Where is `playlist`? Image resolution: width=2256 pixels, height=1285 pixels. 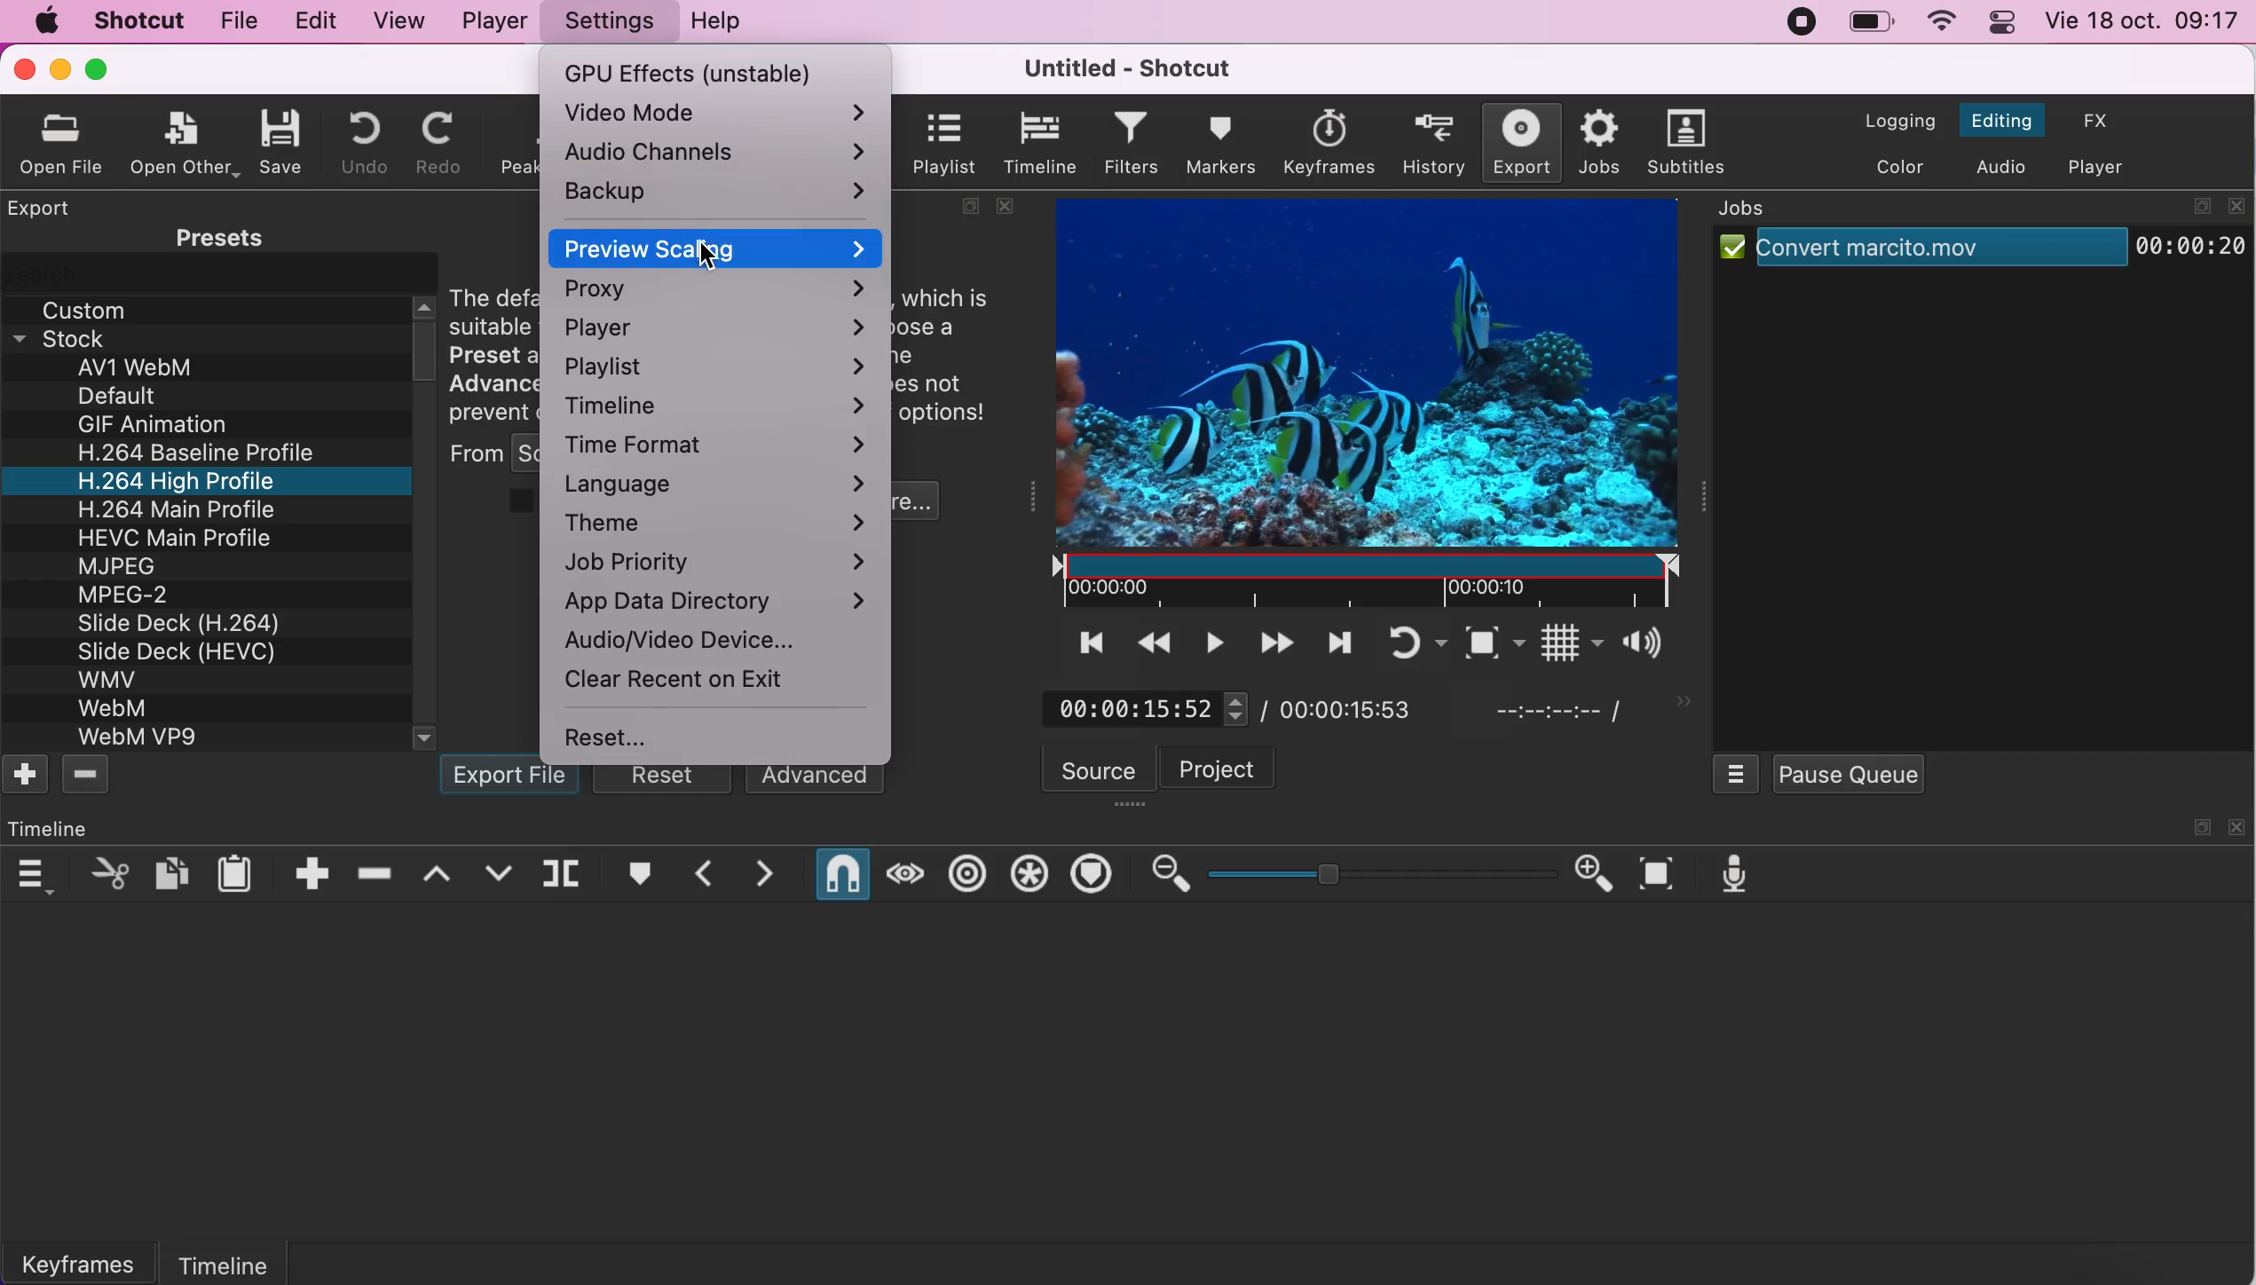 playlist is located at coordinates (942, 143).